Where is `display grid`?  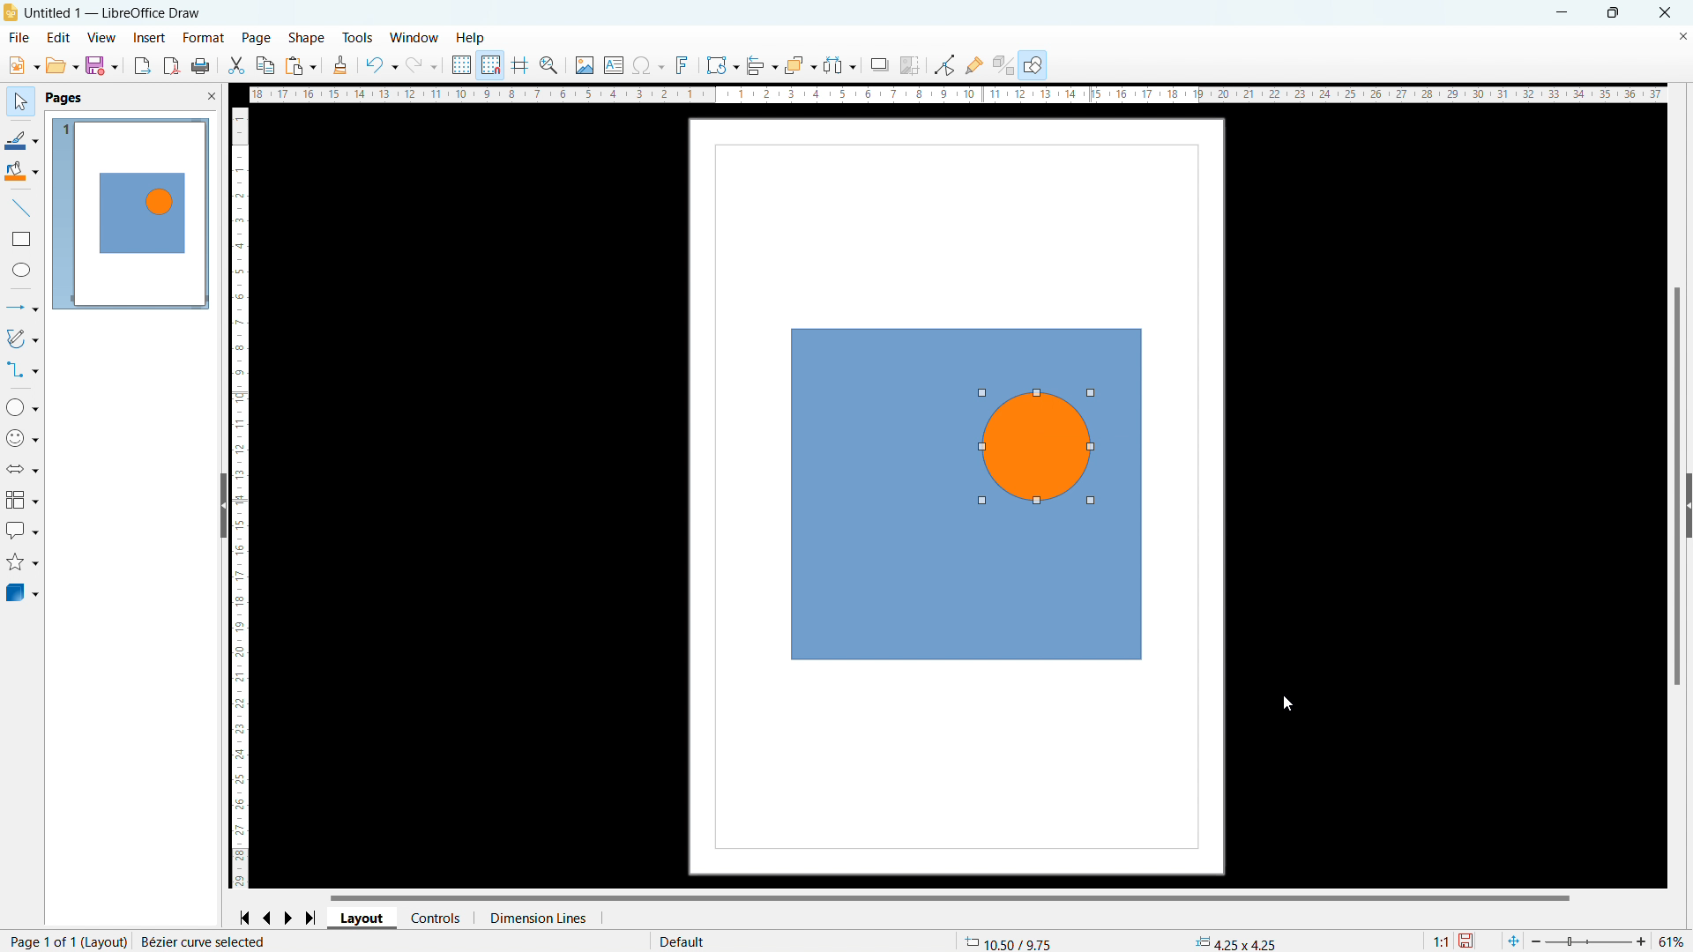
display grid is located at coordinates (460, 65).